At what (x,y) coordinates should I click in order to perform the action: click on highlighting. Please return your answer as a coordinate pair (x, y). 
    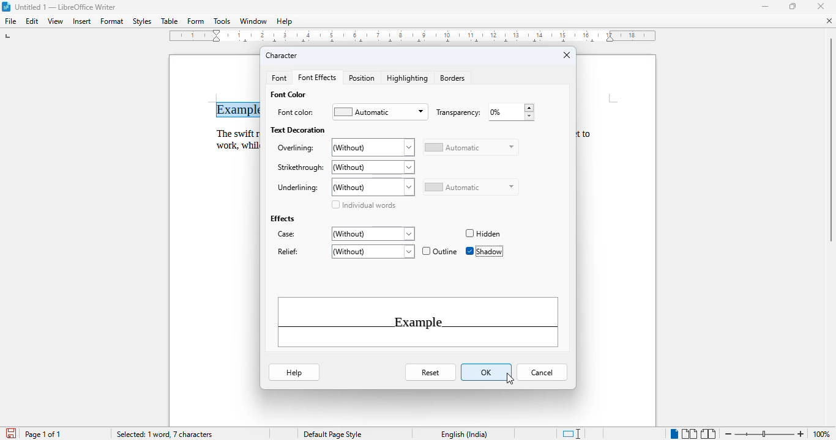
    Looking at the image, I should click on (408, 78).